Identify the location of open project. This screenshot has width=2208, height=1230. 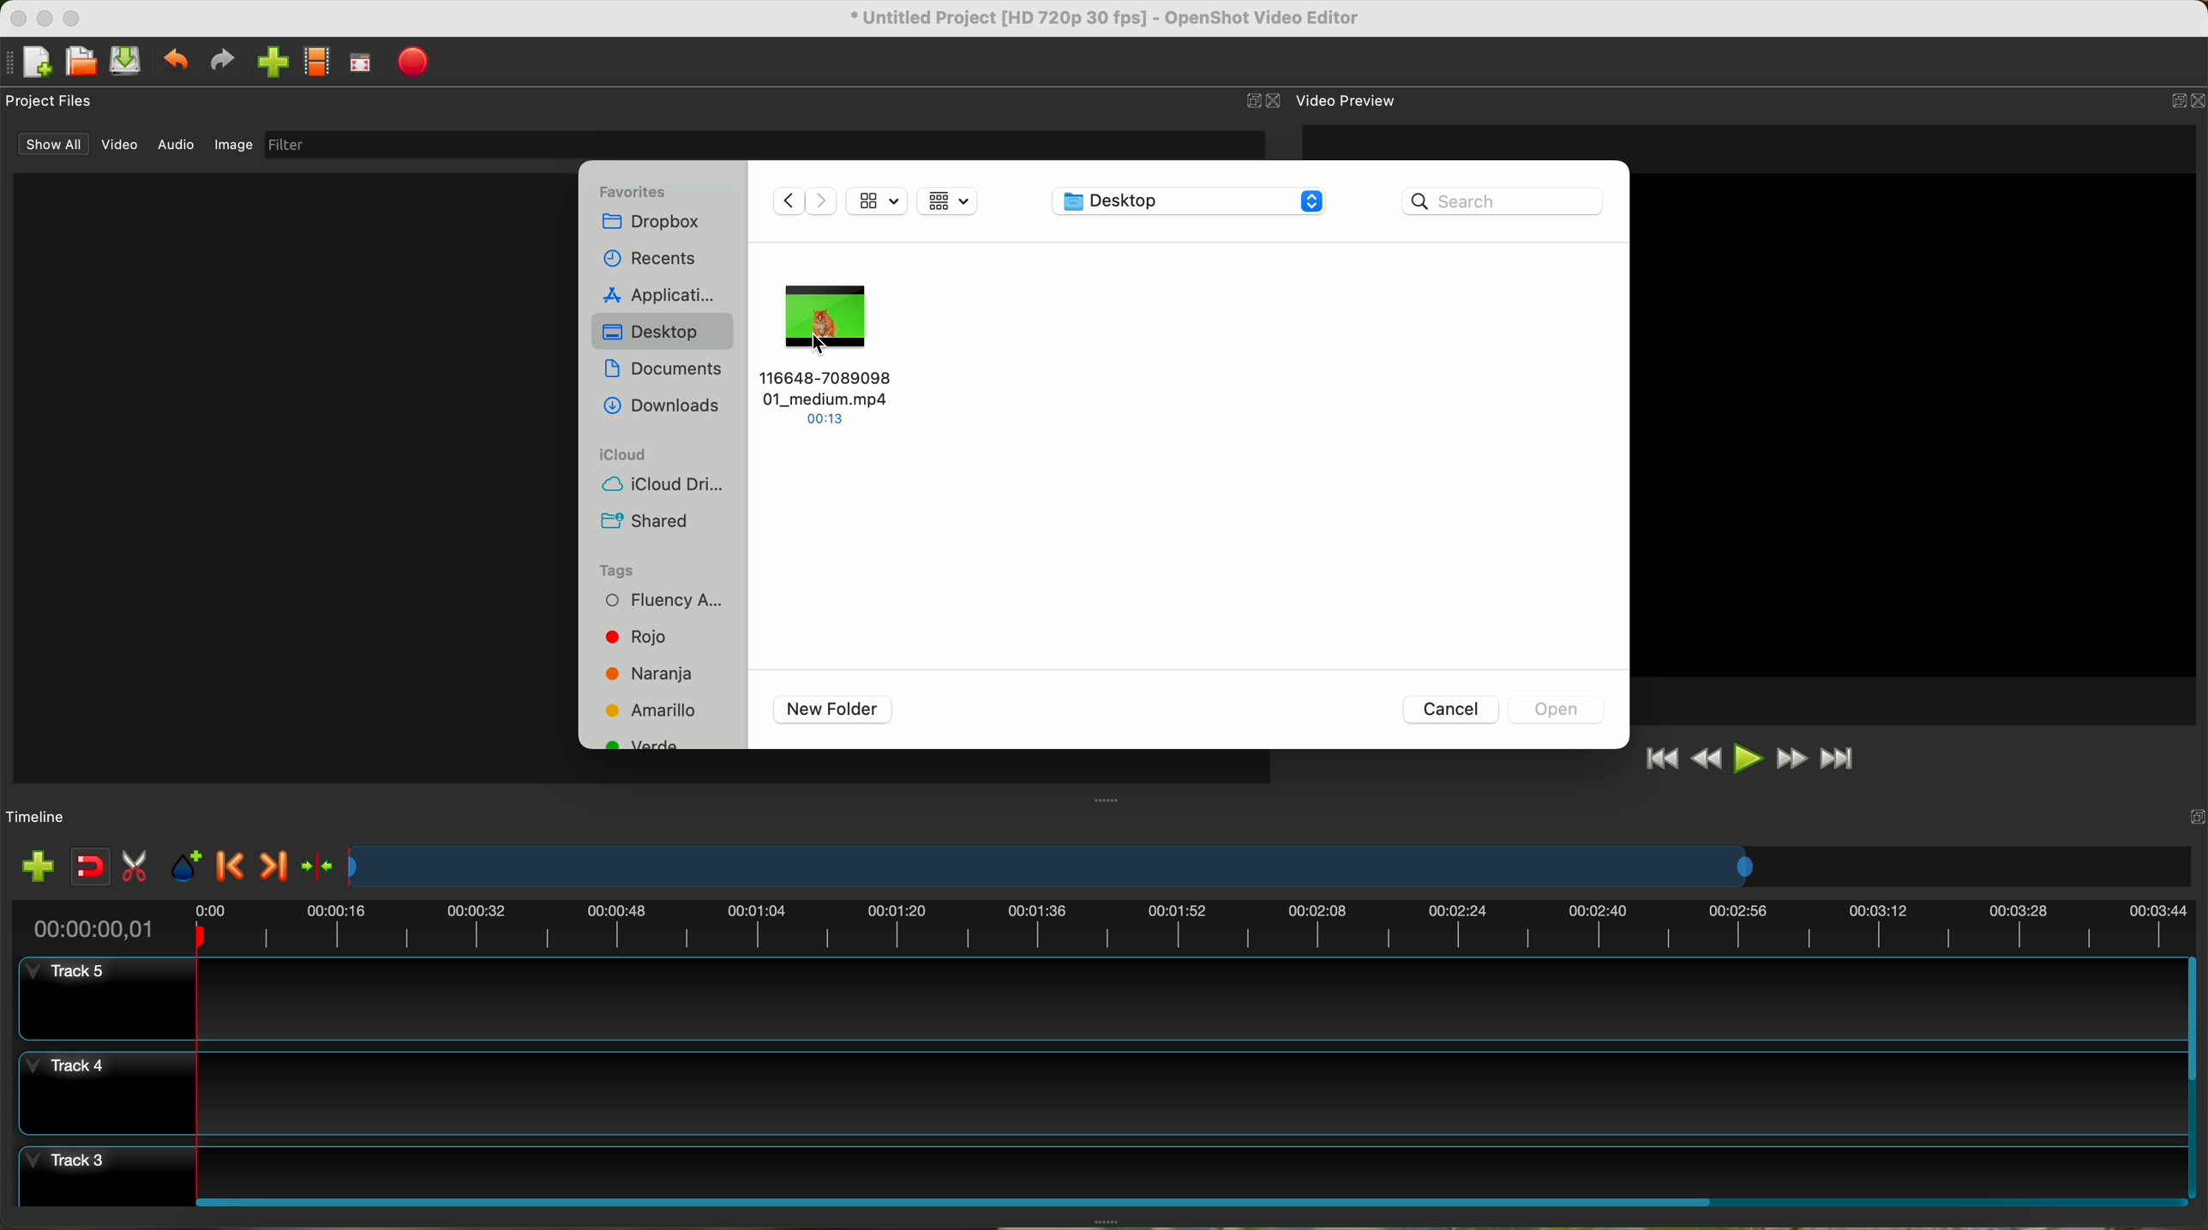
(83, 61).